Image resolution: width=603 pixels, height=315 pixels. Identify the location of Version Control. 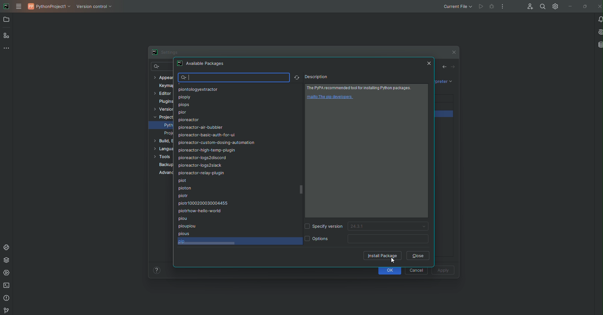
(96, 9).